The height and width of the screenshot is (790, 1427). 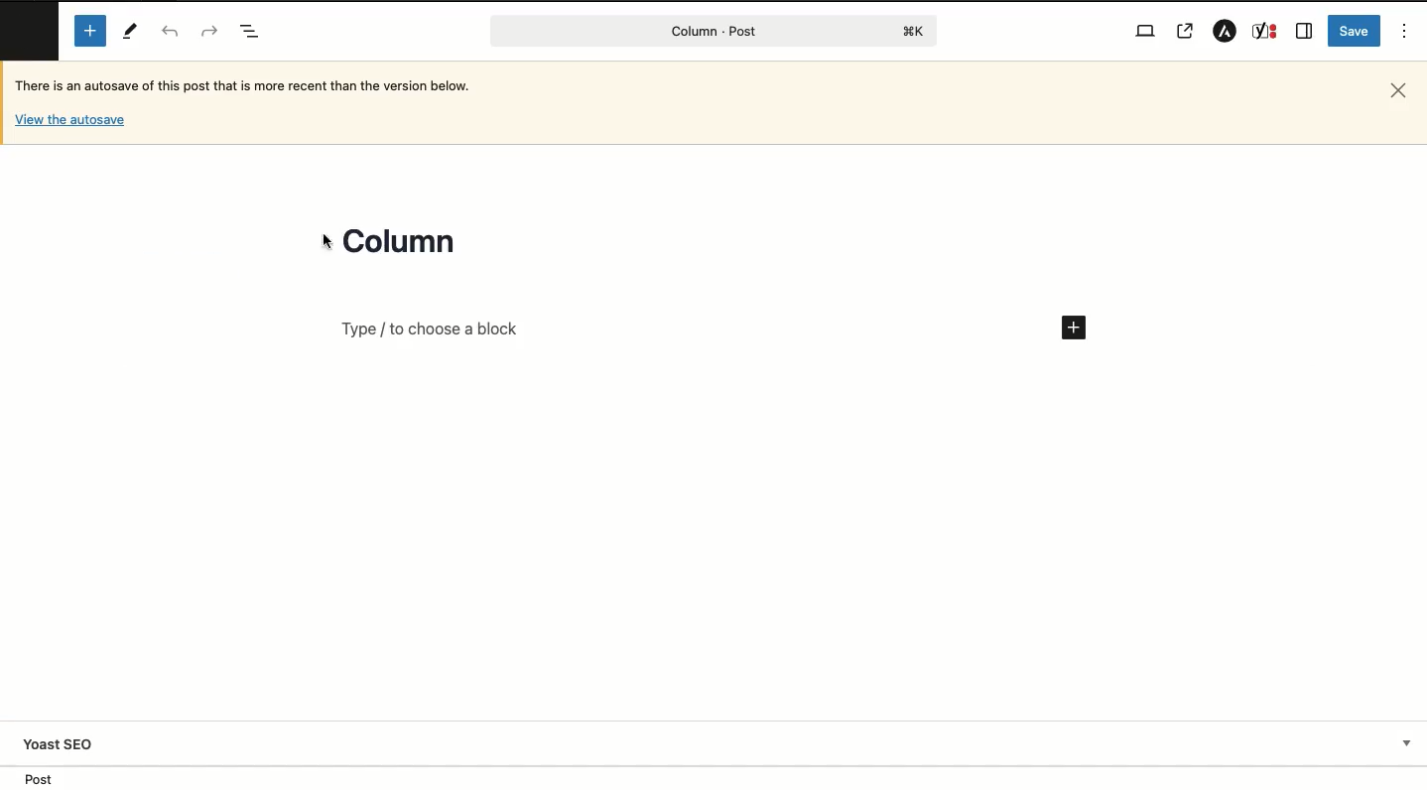 I want to click on View post, so click(x=1186, y=33).